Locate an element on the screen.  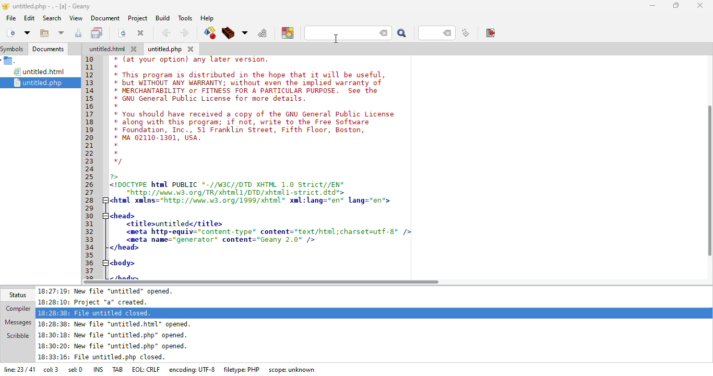
* but without any warranty; without even the implied warranty of is located at coordinates (249, 84).